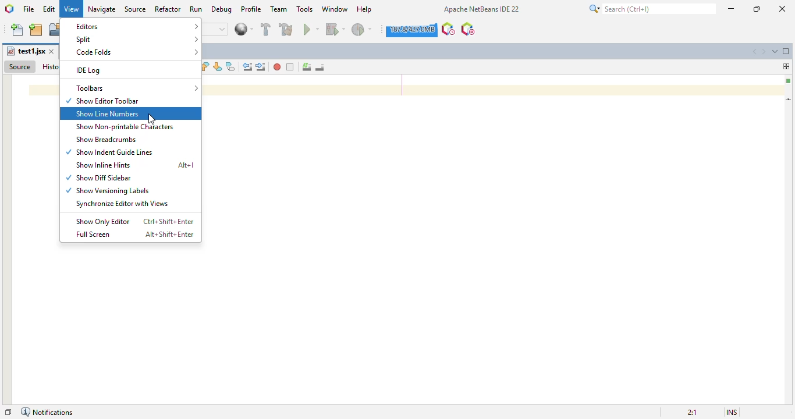 This screenshot has height=419, width=795. I want to click on insert mode, so click(732, 412).